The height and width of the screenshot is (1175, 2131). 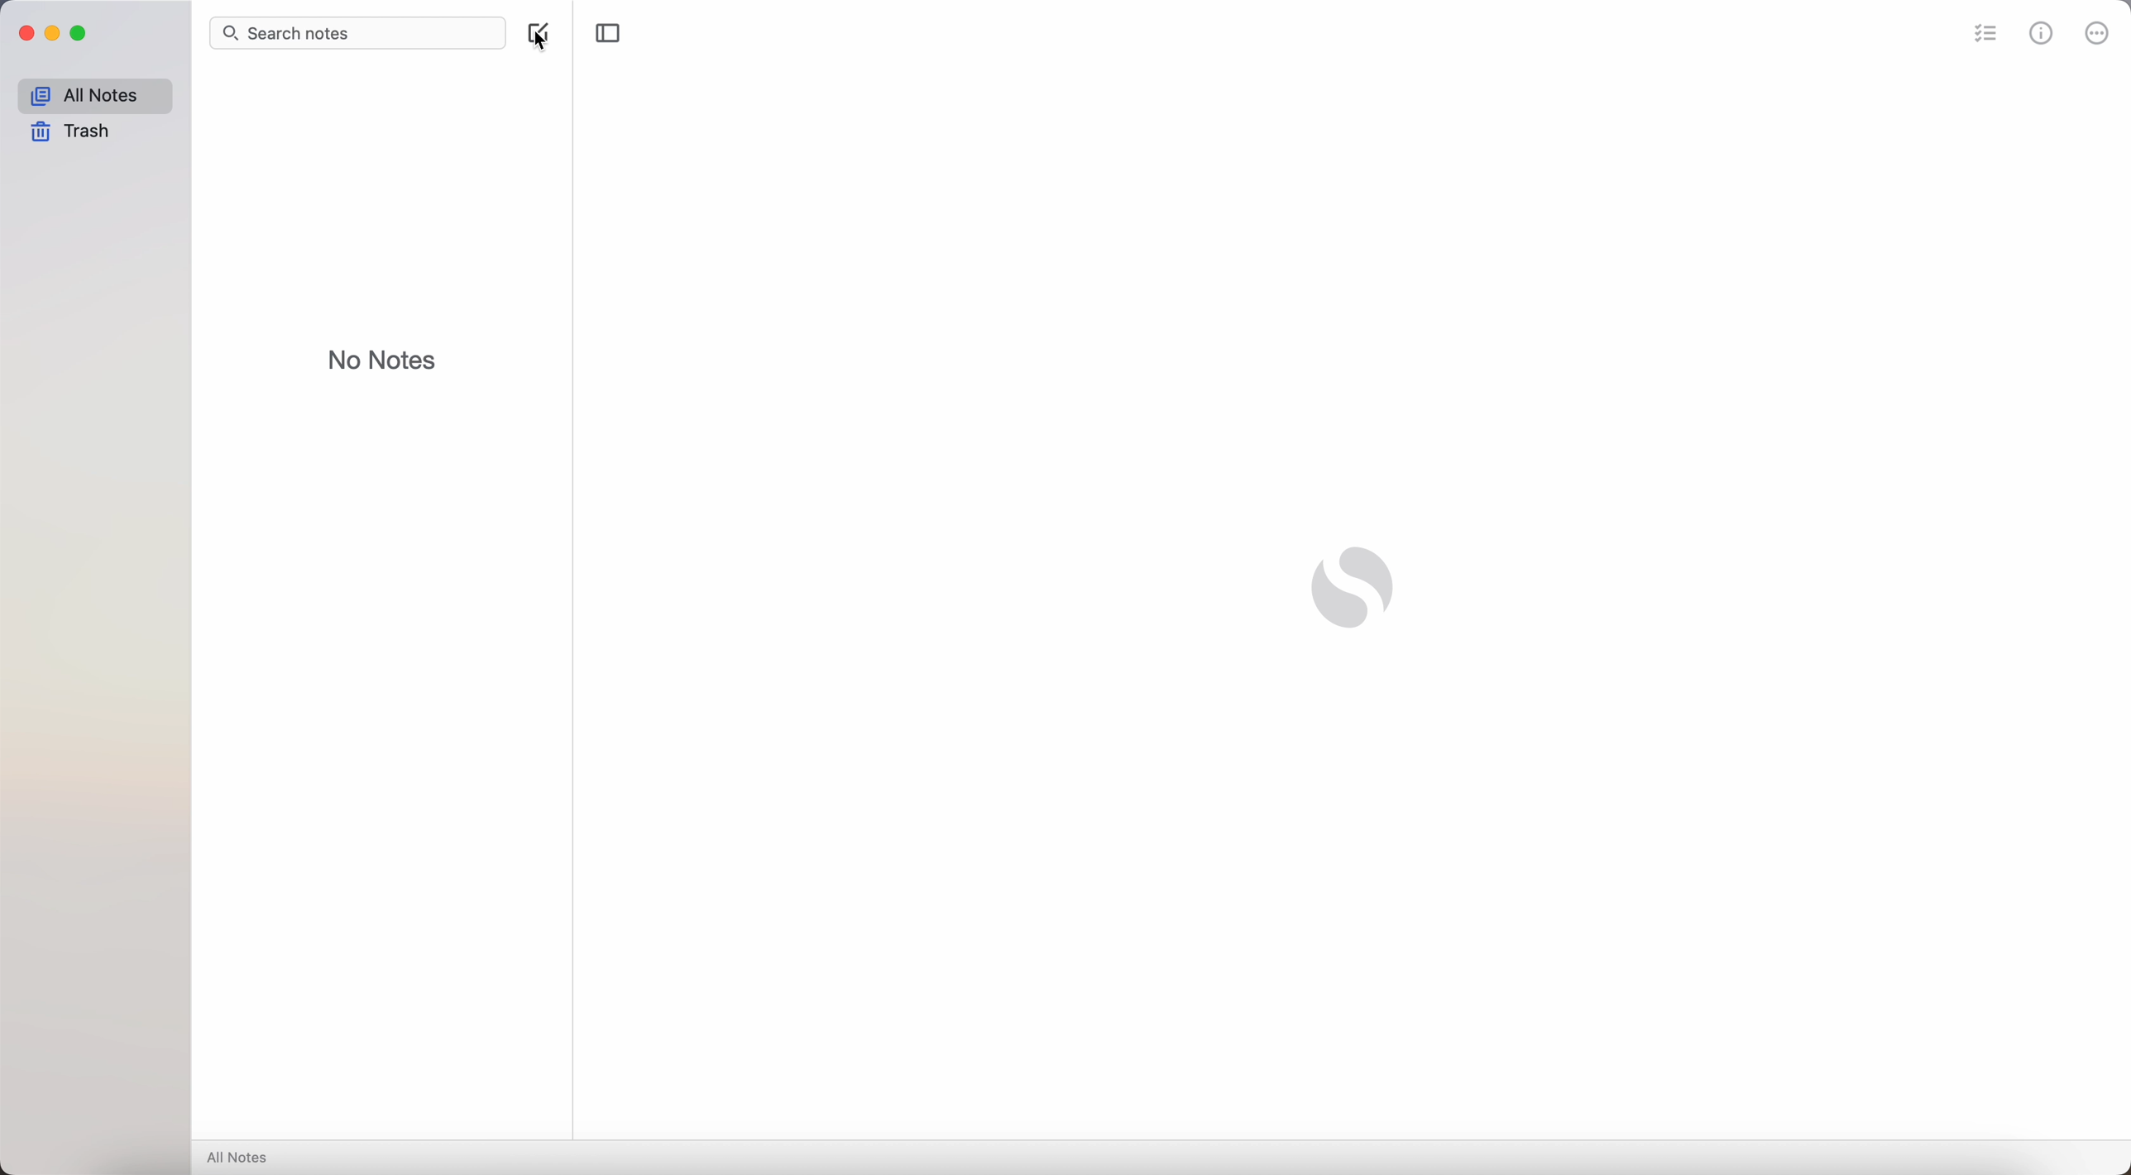 What do you see at coordinates (549, 38) in the screenshot?
I see `cursor` at bounding box center [549, 38].